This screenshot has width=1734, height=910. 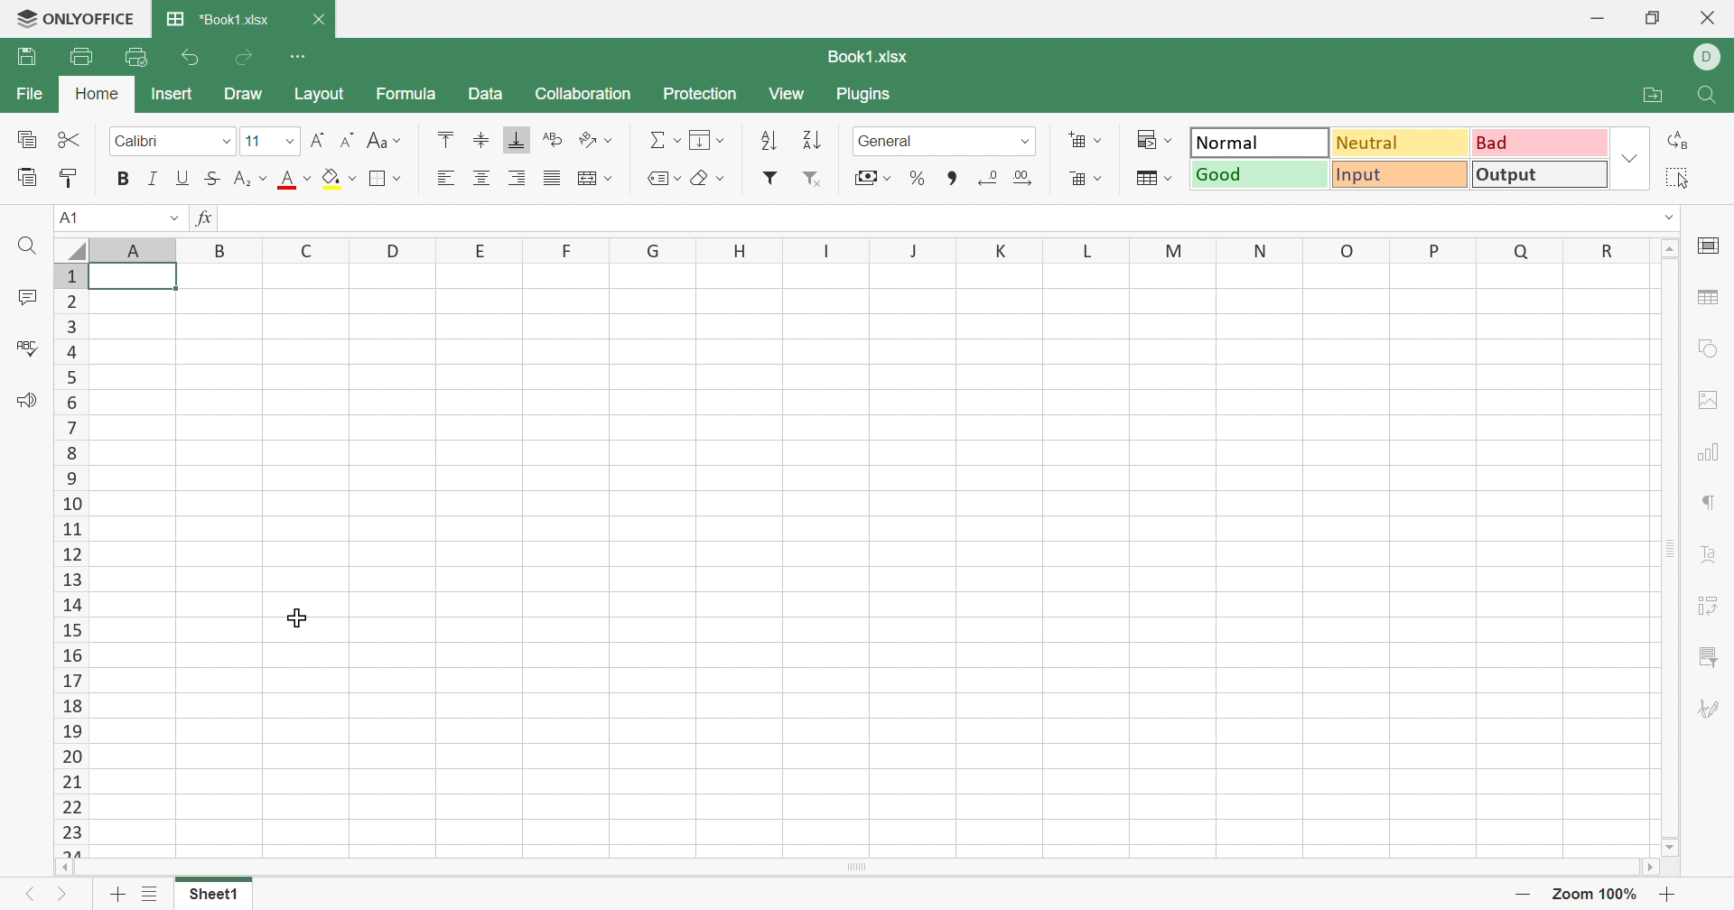 I want to click on Align Middle, so click(x=482, y=137).